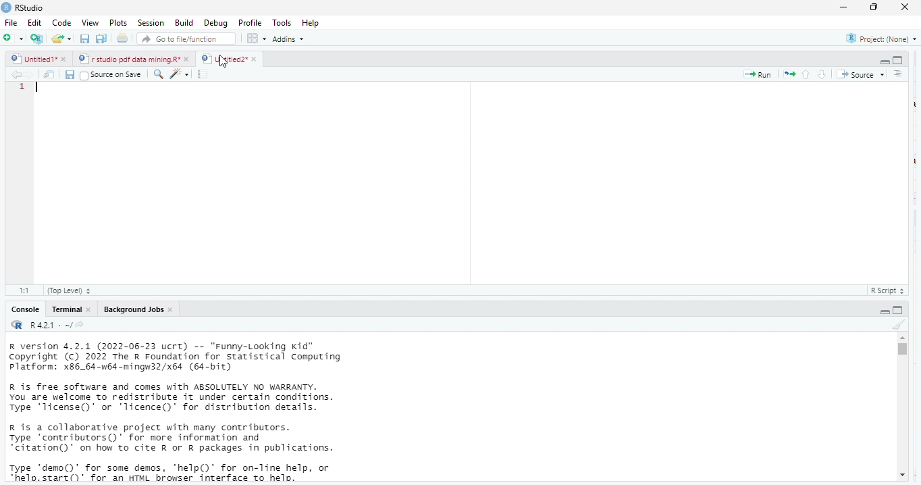 The width and height of the screenshot is (921, 485). Describe the element at coordinates (184, 22) in the screenshot. I see `build` at that location.